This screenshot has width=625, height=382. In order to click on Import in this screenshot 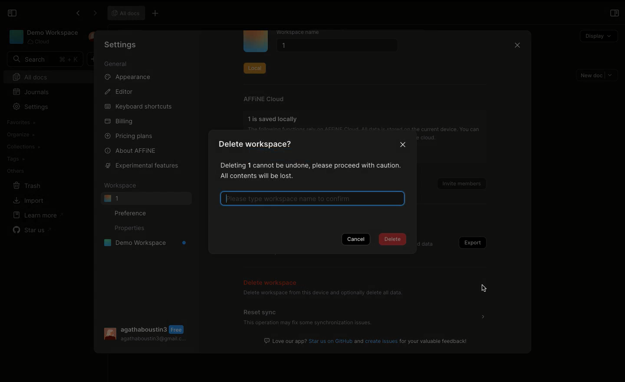, I will do `click(28, 201)`.